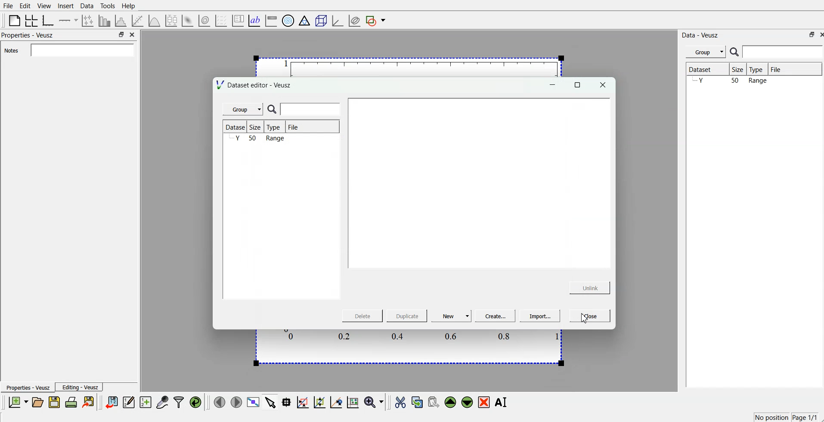  What do you see at coordinates (320, 403) in the screenshot?
I see `click to zoom out graph axes` at bounding box center [320, 403].